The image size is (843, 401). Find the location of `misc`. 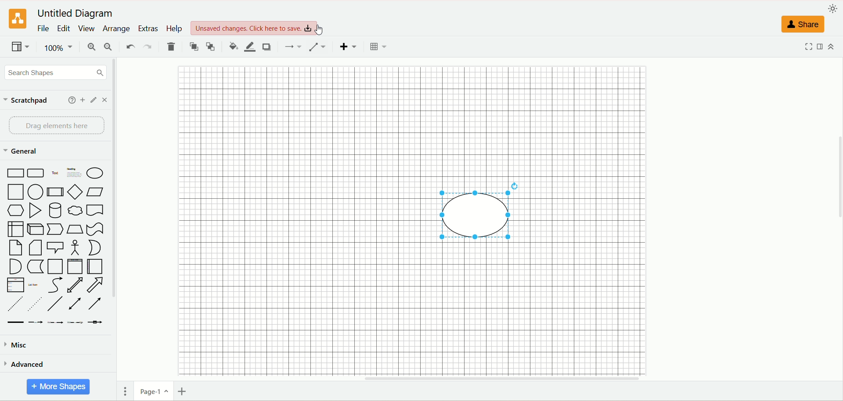

misc is located at coordinates (17, 346).